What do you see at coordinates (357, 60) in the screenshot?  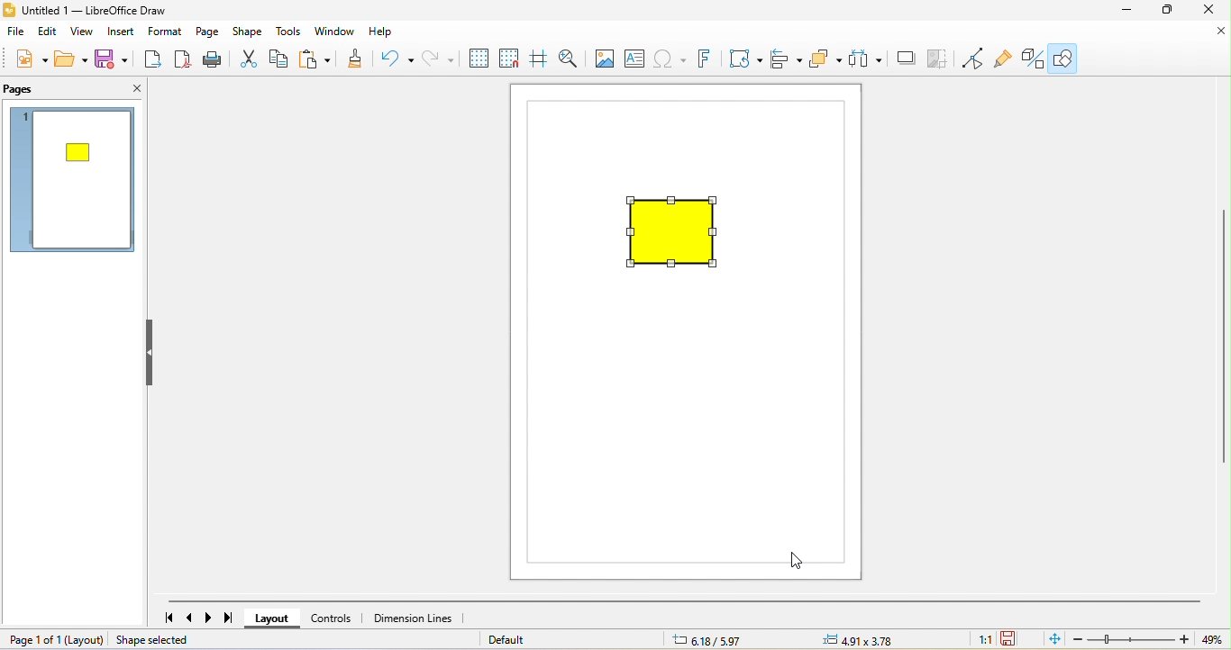 I see `clone formatting` at bounding box center [357, 60].